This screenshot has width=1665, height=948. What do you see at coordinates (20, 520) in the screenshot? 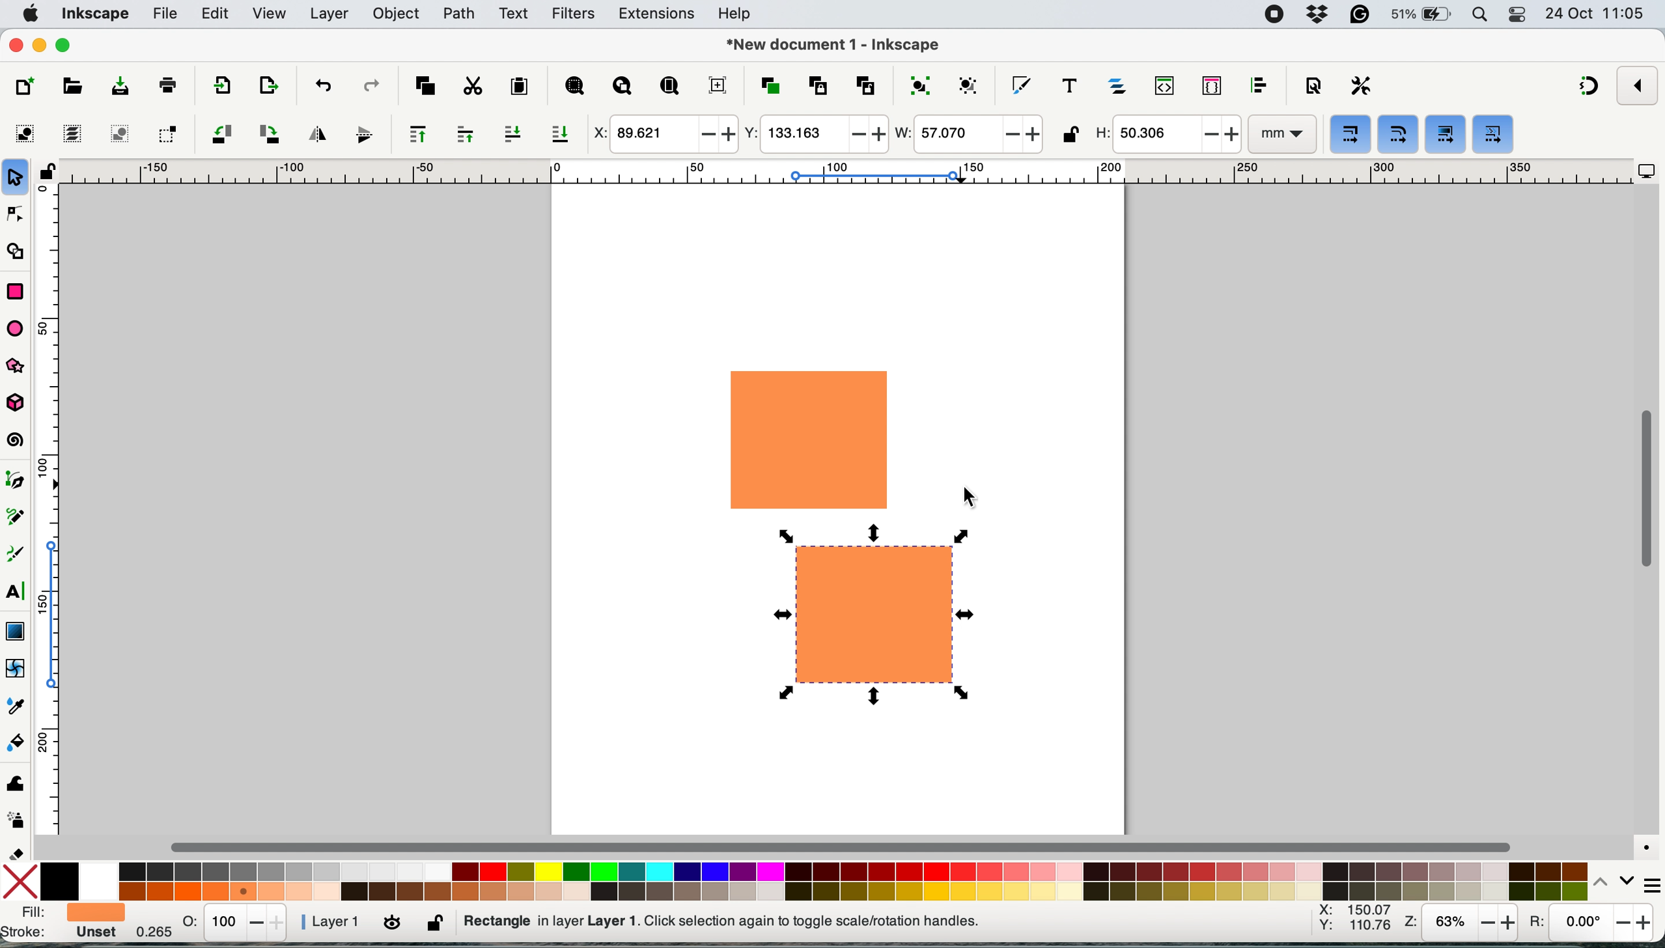
I see `pencil tool` at bounding box center [20, 520].